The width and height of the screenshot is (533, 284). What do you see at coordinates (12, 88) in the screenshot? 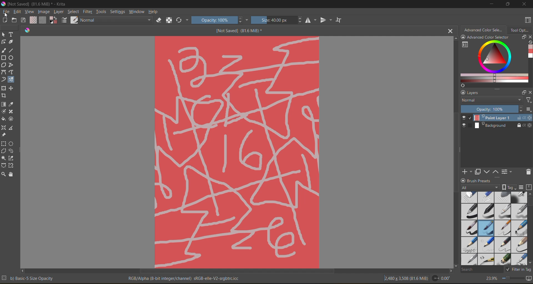
I see `tool` at bounding box center [12, 88].